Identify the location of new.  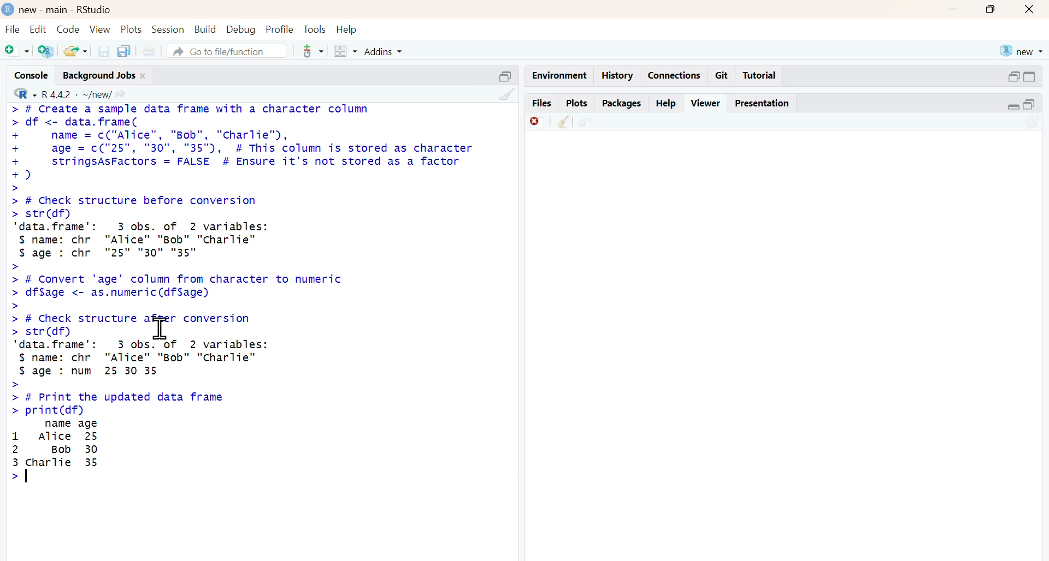
(1022, 51).